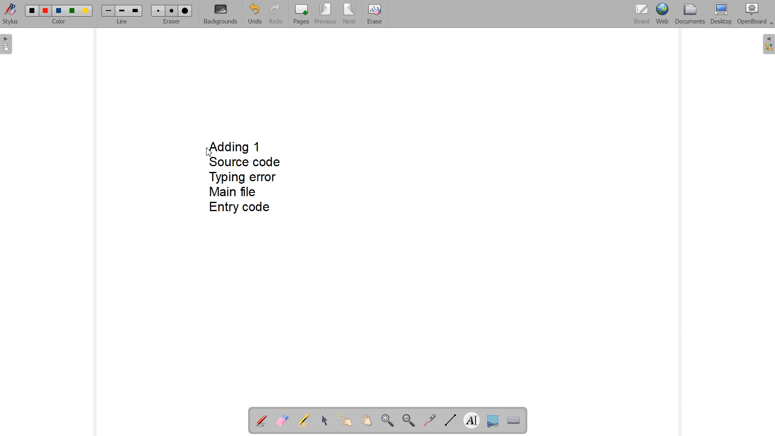 Image resolution: width=775 pixels, height=436 pixels. What do you see at coordinates (768, 44) in the screenshot?
I see `The library (right panel)` at bounding box center [768, 44].